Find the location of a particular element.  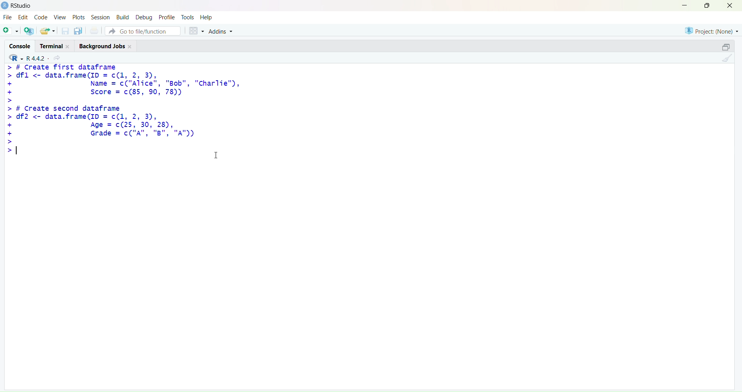

Edit is located at coordinates (23, 17).